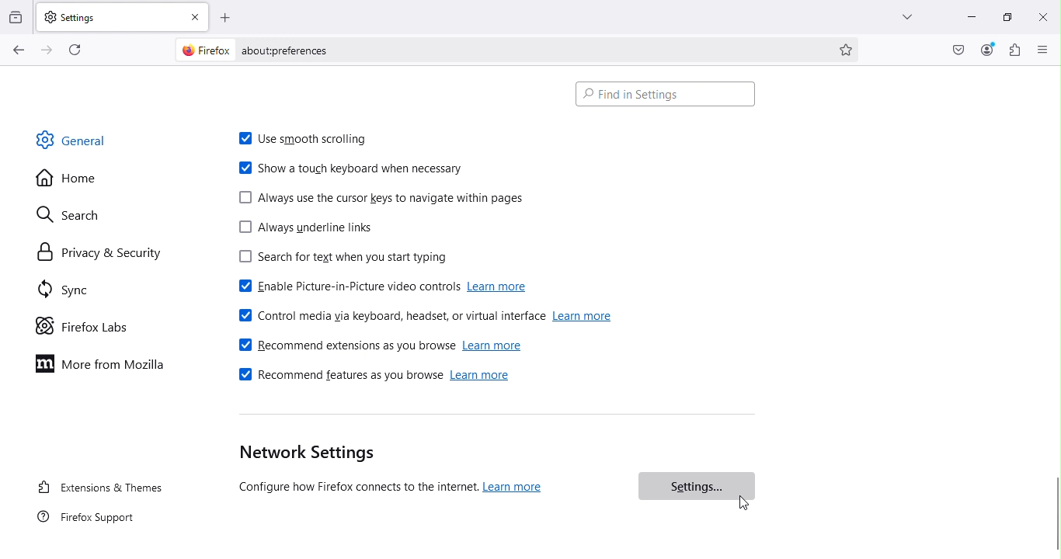 Image resolution: width=1061 pixels, height=559 pixels. I want to click on Sync, so click(86, 292).